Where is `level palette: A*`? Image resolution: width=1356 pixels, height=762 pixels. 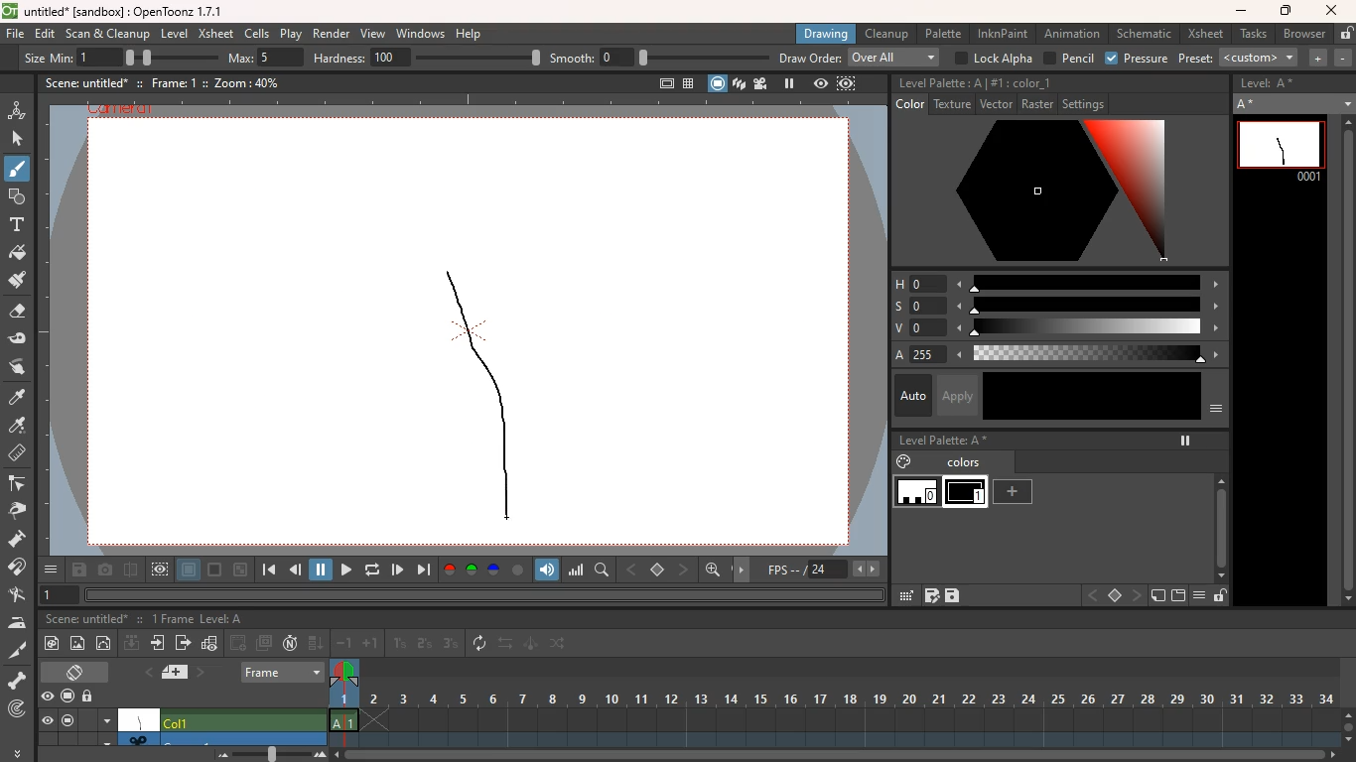
level palette: A* is located at coordinates (943, 442).